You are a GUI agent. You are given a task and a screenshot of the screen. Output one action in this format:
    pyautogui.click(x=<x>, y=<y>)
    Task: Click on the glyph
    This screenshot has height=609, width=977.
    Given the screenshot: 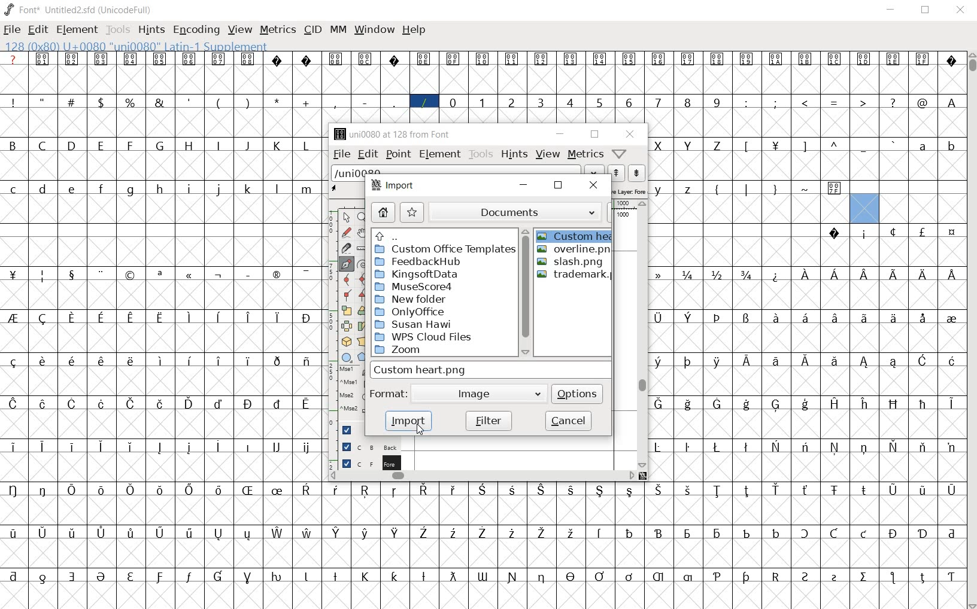 What is the action you would take?
    pyautogui.click(x=190, y=102)
    